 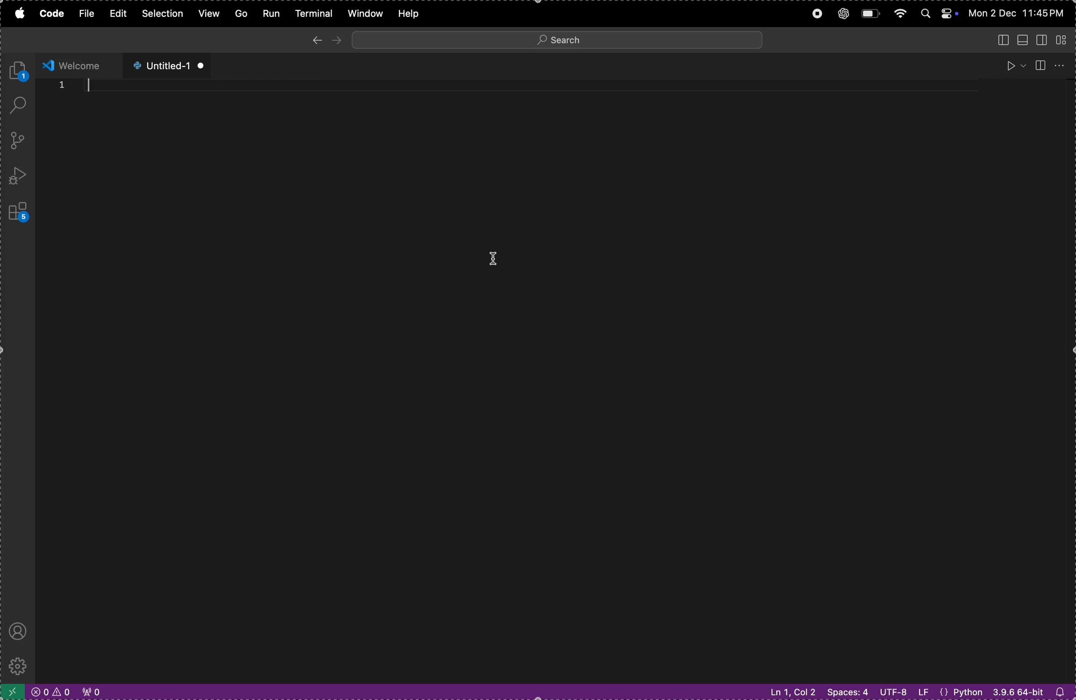 What do you see at coordinates (1000, 39) in the screenshot?
I see `toggle primary side bar` at bounding box center [1000, 39].